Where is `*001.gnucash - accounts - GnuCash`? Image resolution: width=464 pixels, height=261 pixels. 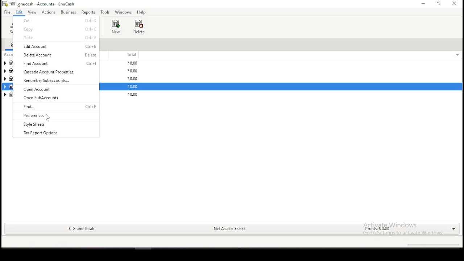
*001.gnucash - accounts - GnuCash is located at coordinates (38, 4).